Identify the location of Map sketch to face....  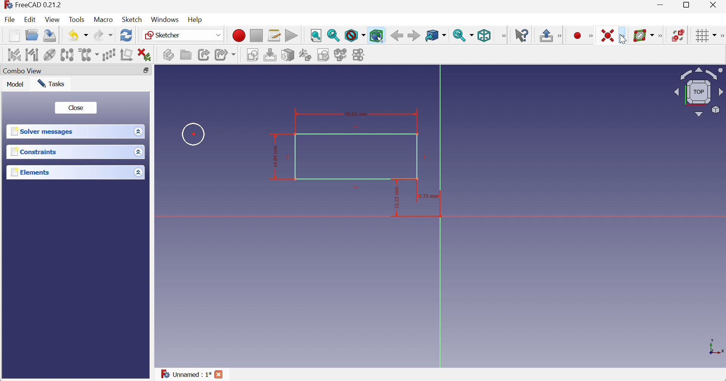
(288, 56).